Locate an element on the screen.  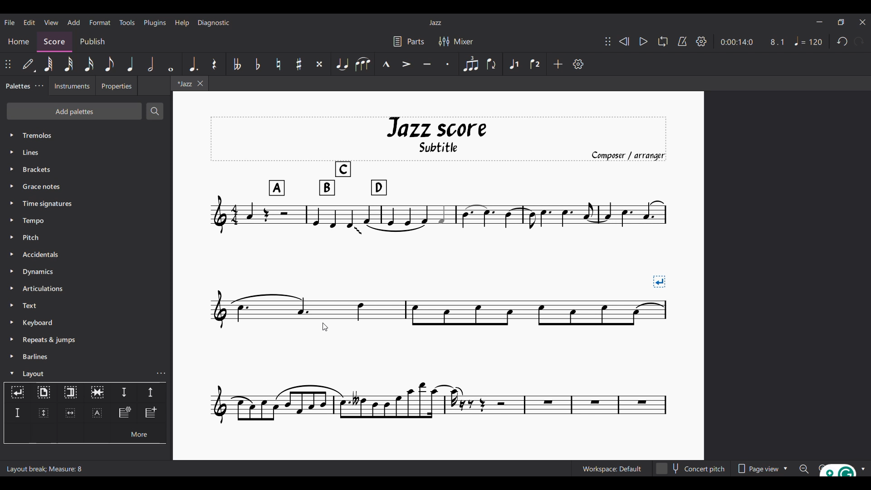
Toggle flat is located at coordinates (258, 64).